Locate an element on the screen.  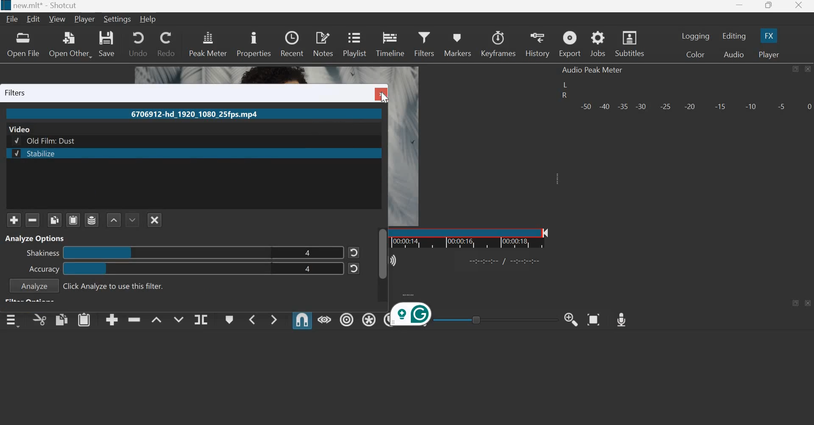
Show the volume control is located at coordinates (389, 261).